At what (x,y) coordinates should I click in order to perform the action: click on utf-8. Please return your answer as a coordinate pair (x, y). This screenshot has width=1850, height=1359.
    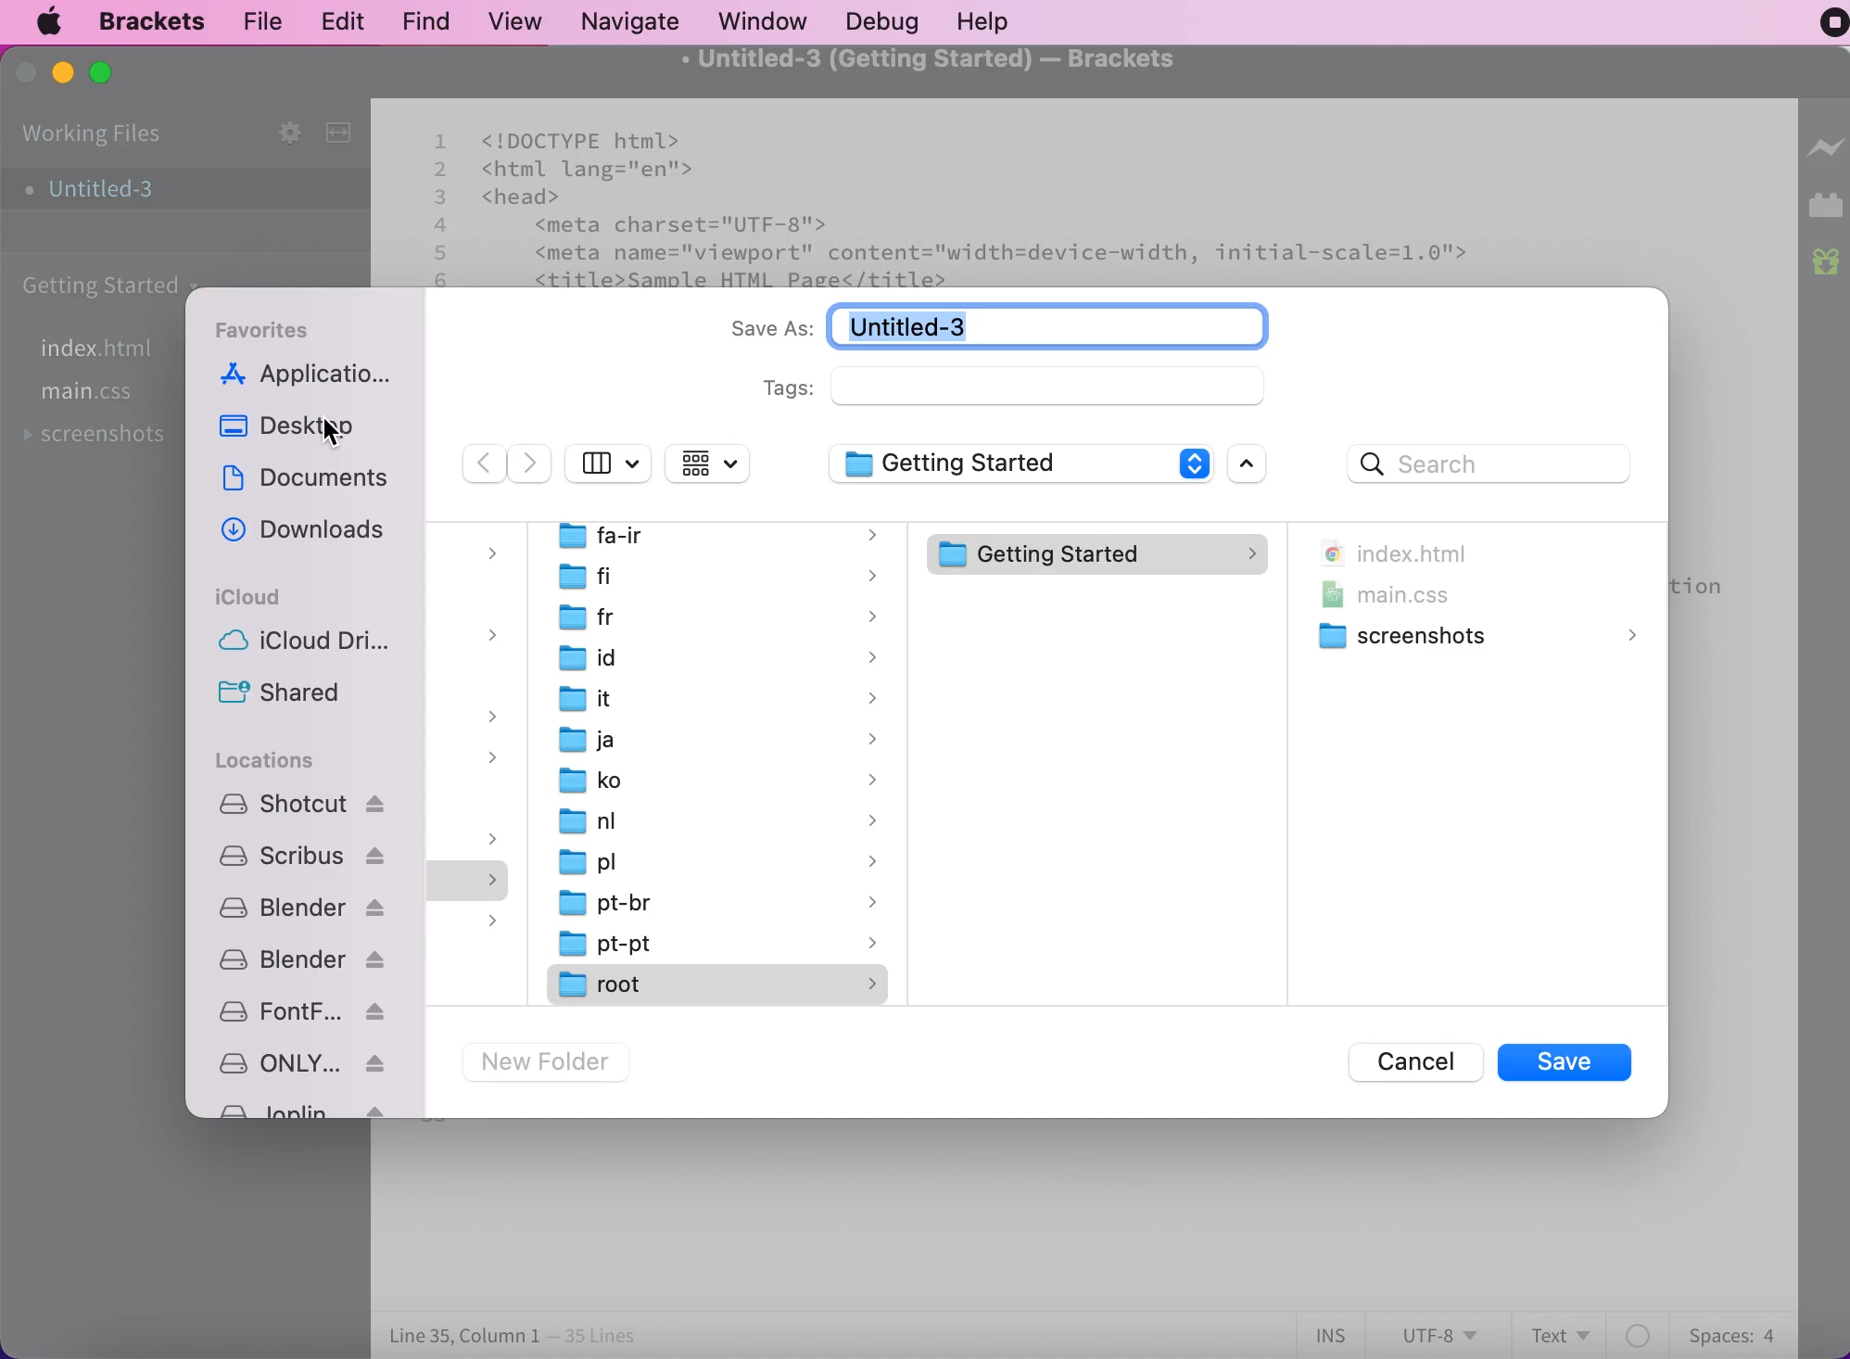
    Looking at the image, I should click on (1442, 1333).